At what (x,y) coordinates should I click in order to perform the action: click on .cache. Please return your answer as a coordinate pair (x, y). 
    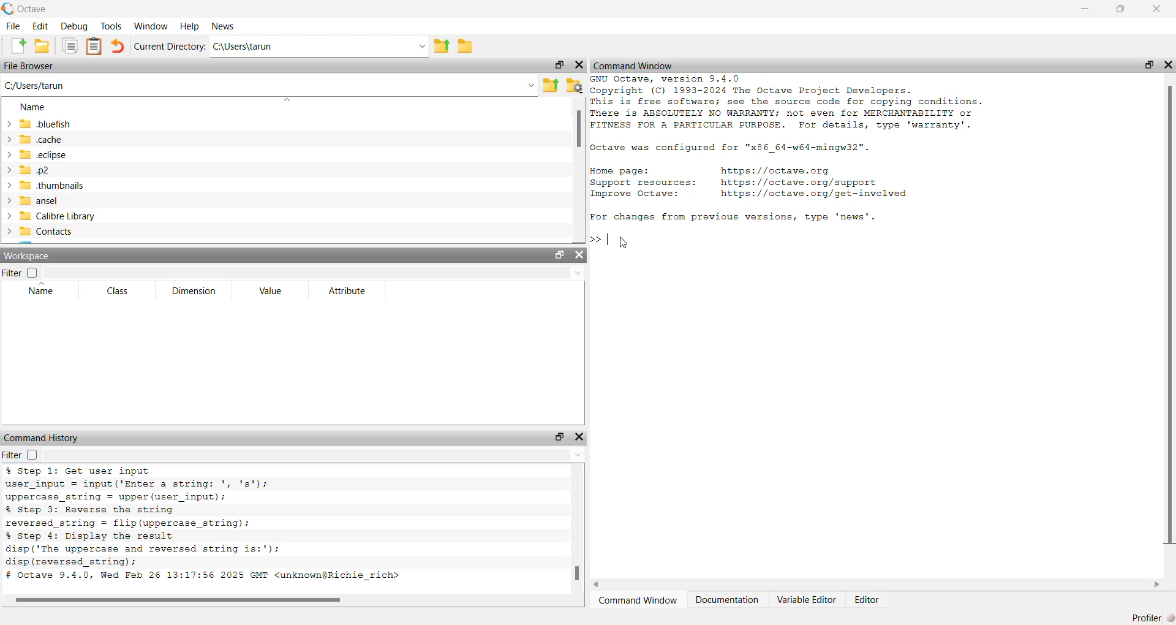
    Looking at the image, I should click on (62, 140).